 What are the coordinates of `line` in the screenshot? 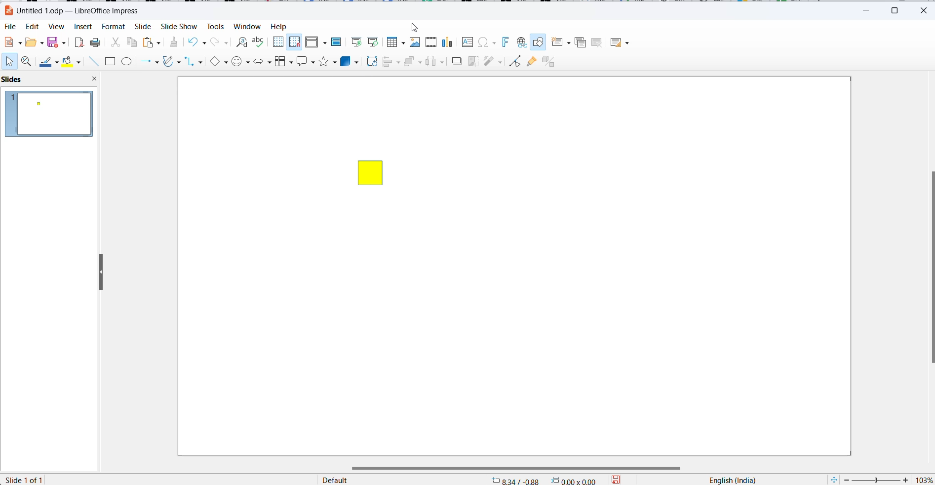 It's located at (94, 62).